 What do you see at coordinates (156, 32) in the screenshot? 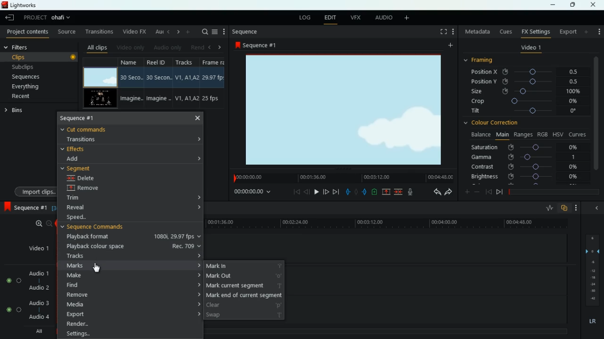
I see `au` at bounding box center [156, 32].